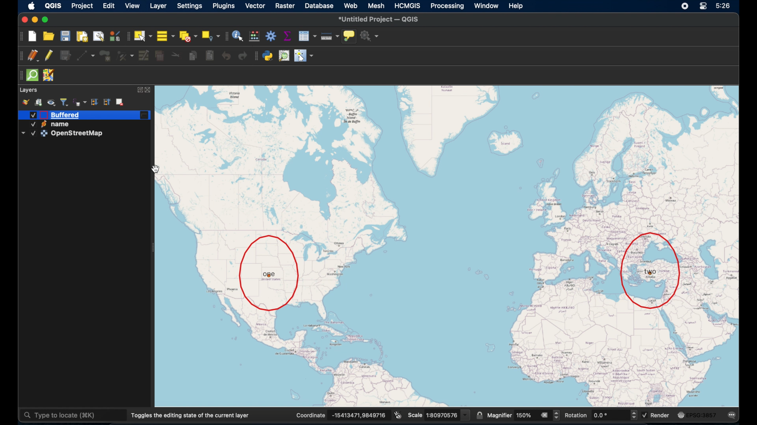 The width and height of the screenshot is (757, 425). Describe the element at coordinates (26, 101) in the screenshot. I see `style manager` at that location.